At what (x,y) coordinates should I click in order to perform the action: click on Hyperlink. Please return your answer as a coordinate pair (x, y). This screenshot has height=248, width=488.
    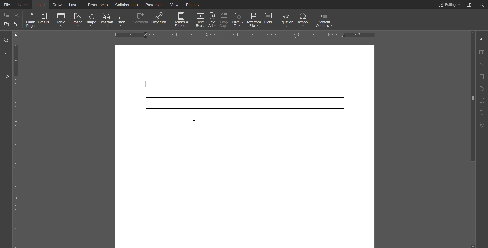
    Looking at the image, I should click on (160, 21).